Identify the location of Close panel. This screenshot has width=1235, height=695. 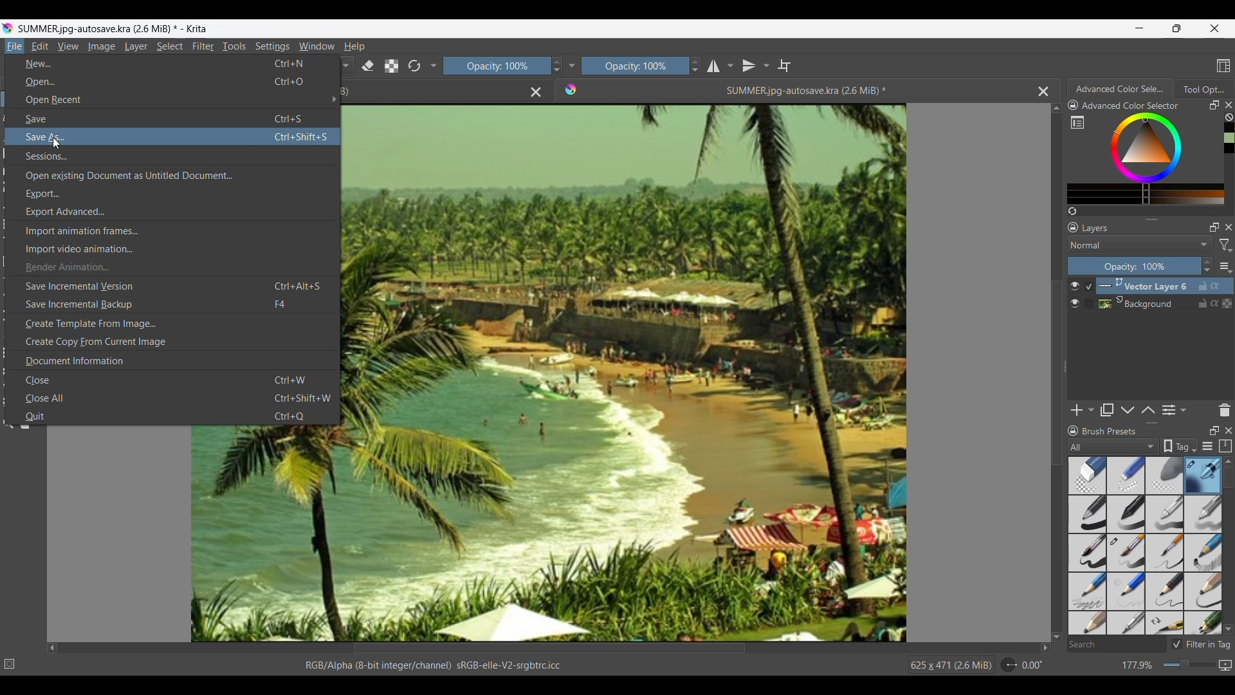
(1229, 431).